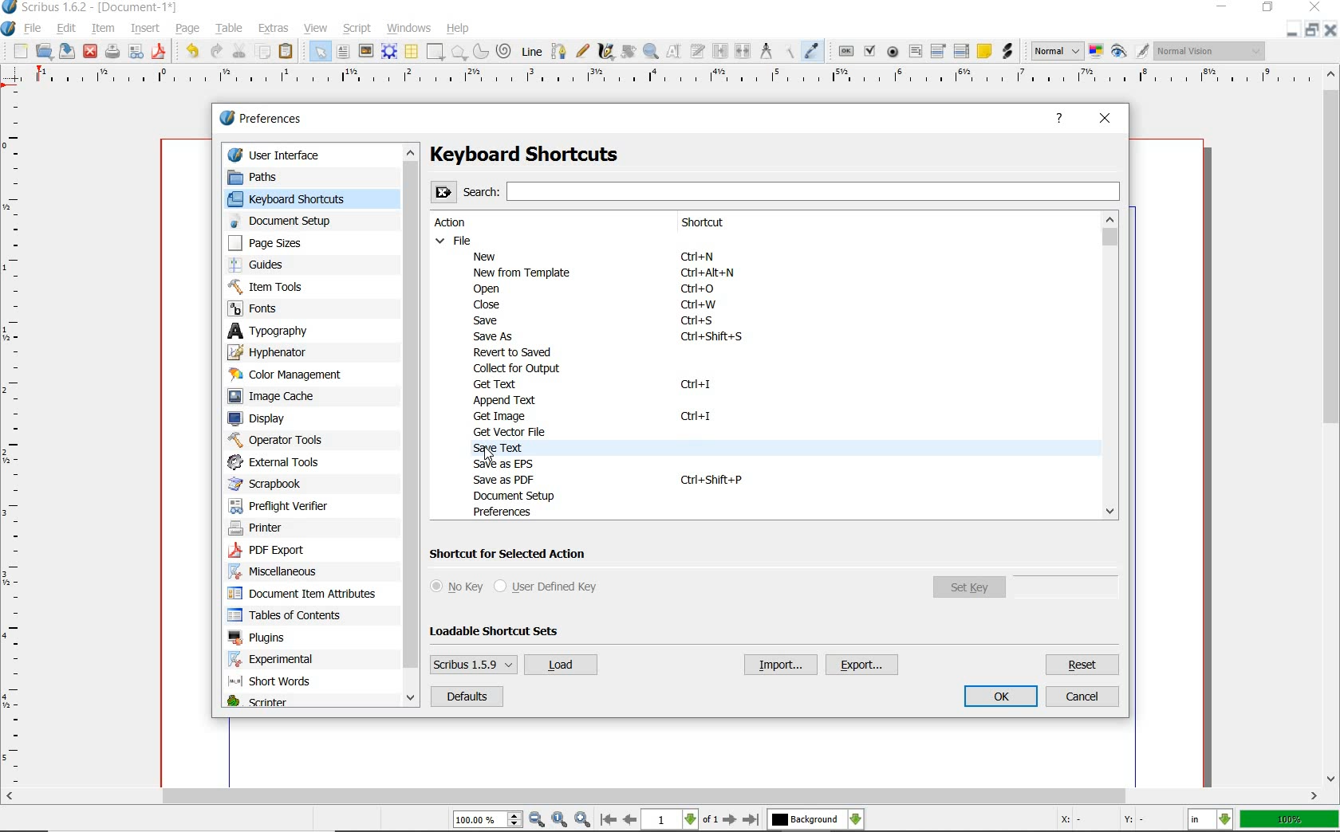 This screenshot has width=1340, height=832. What do you see at coordinates (491, 320) in the screenshot?
I see `save` at bounding box center [491, 320].